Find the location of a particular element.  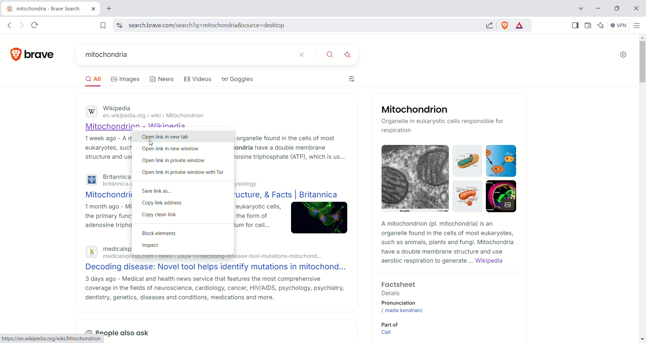

go forward is located at coordinates (22, 24).